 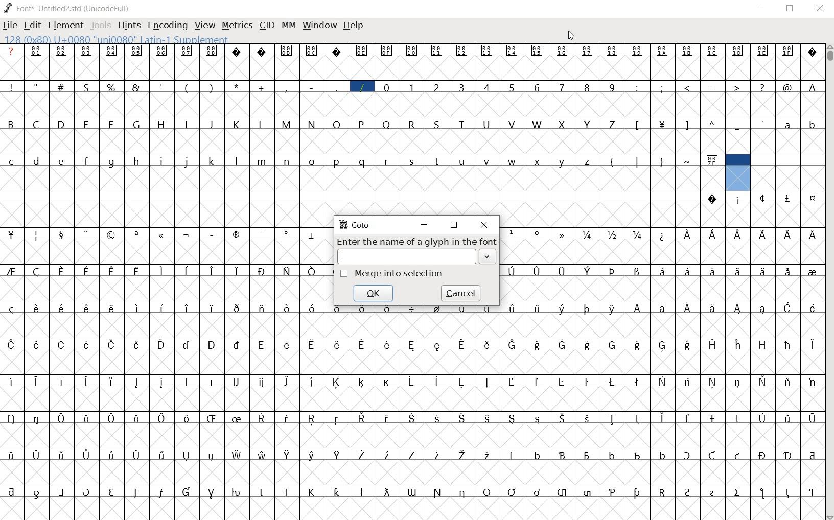 I want to click on Symbol, so click(x=38, y=308).